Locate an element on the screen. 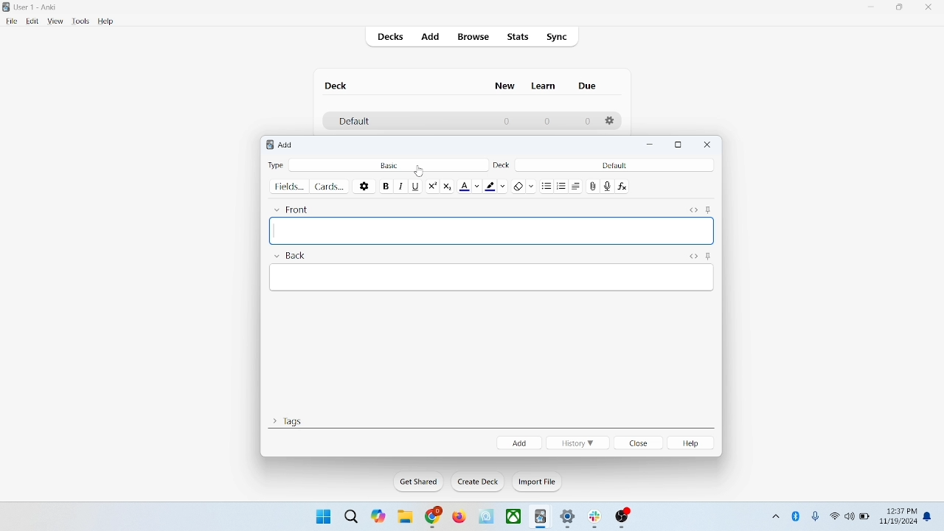 The height and width of the screenshot is (531, 944). speaker is located at coordinates (850, 516).